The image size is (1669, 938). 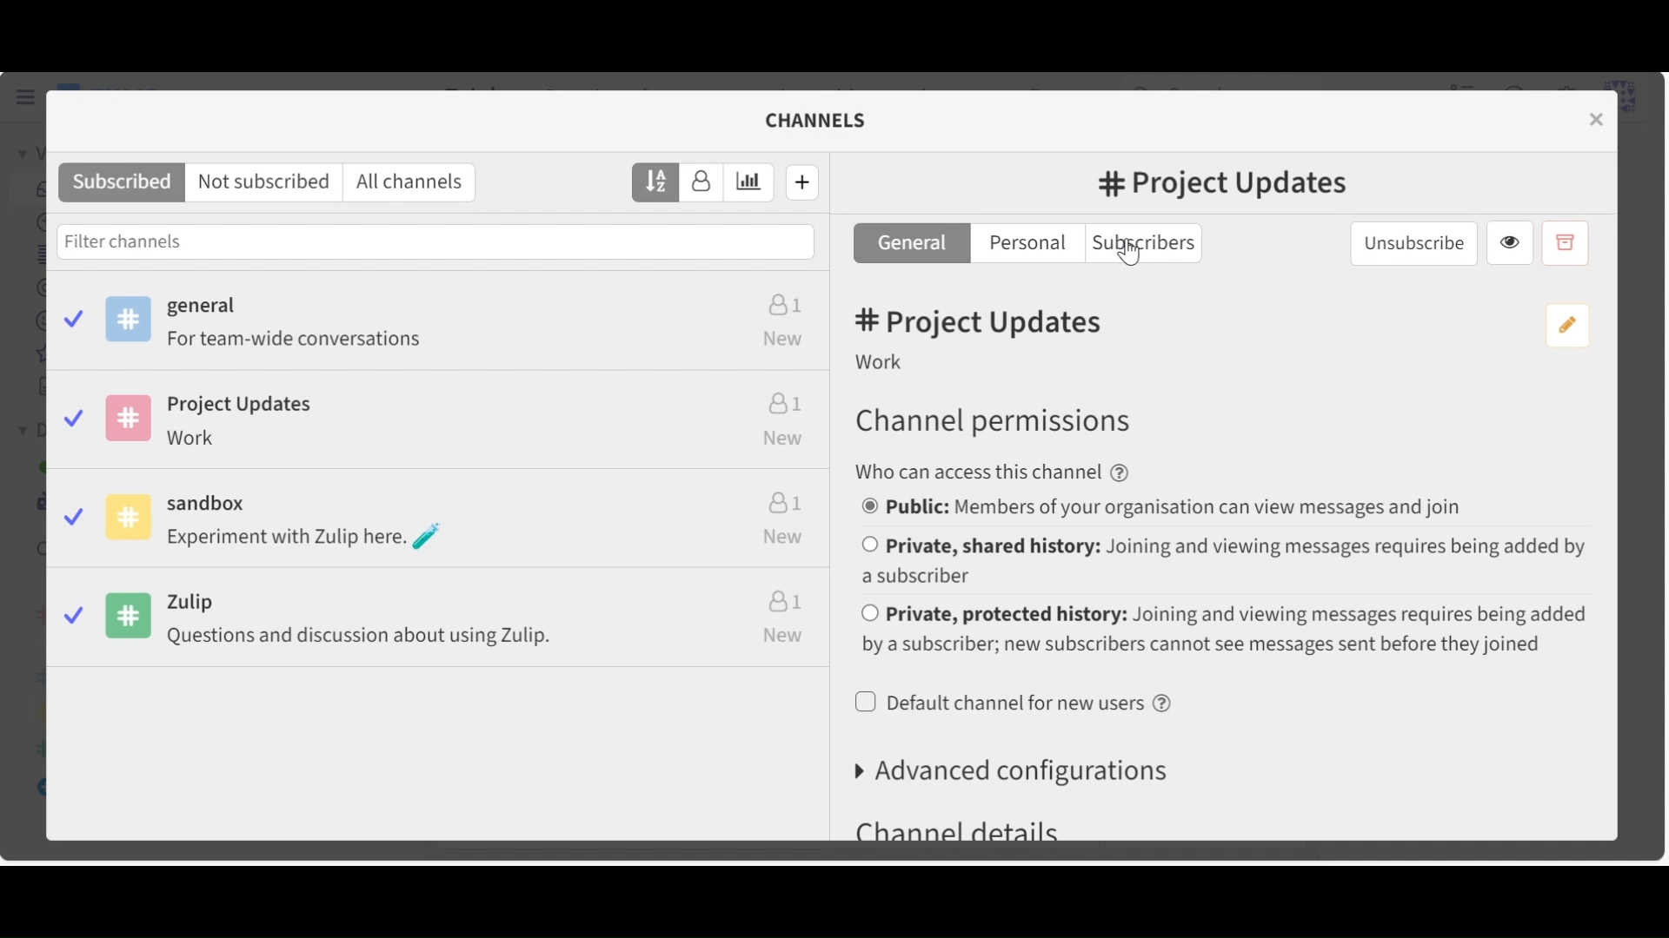 What do you see at coordinates (801, 182) in the screenshot?
I see `Create new channel` at bounding box center [801, 182].